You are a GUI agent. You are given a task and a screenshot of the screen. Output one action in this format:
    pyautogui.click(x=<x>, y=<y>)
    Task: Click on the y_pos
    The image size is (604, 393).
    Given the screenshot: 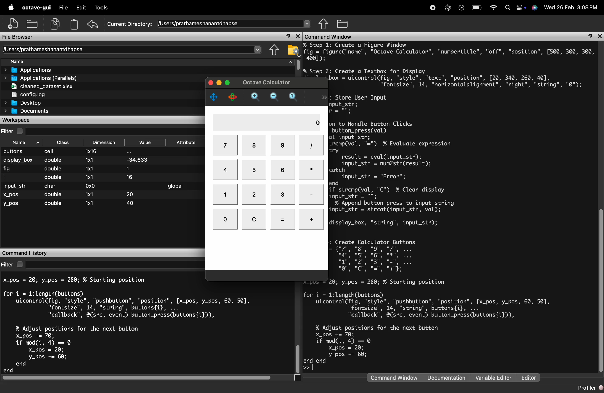 What is the action you would take?
    pyautogui.click(x=11, y=204)
    